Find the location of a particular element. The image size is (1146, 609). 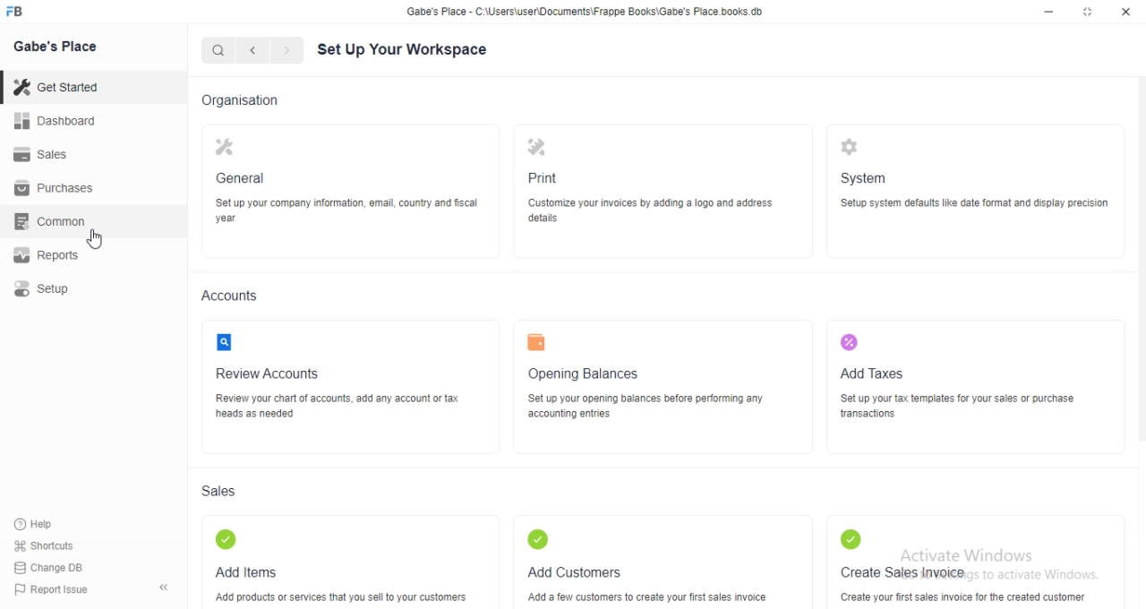

Create your first sales invoice for the created customer is located at coordinates (963, 597).